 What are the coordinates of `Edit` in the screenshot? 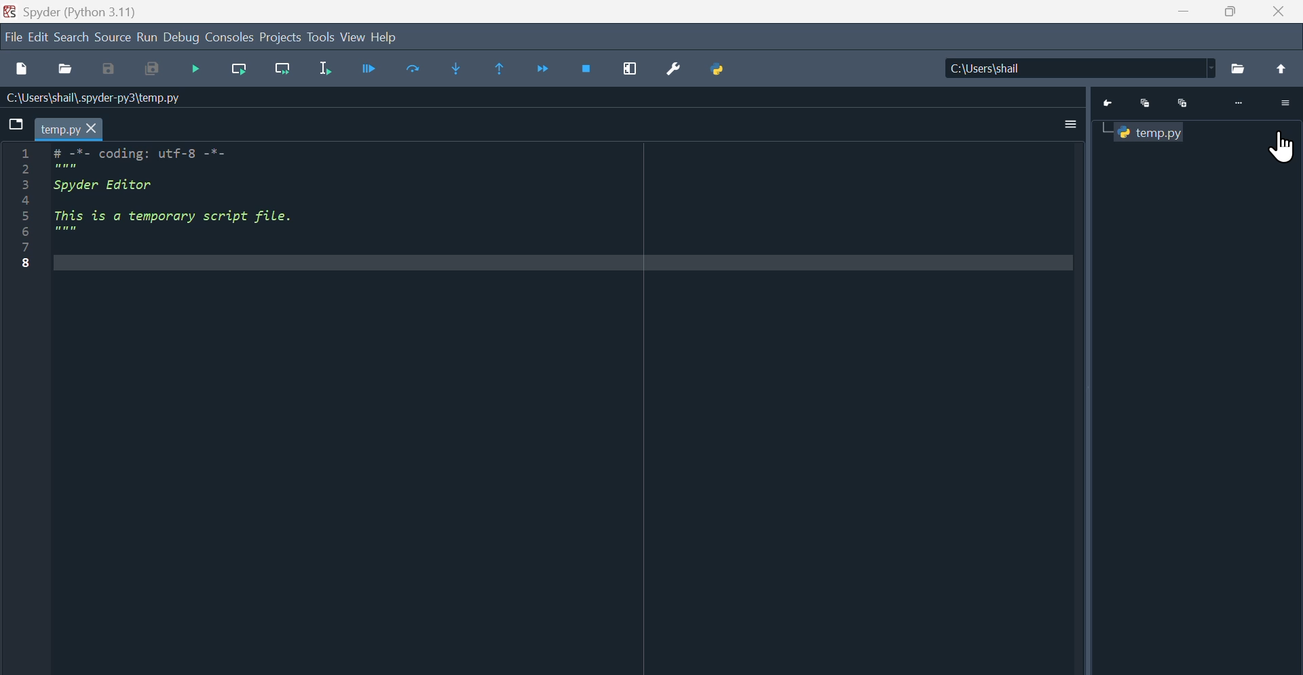 It's located at (39, 38).